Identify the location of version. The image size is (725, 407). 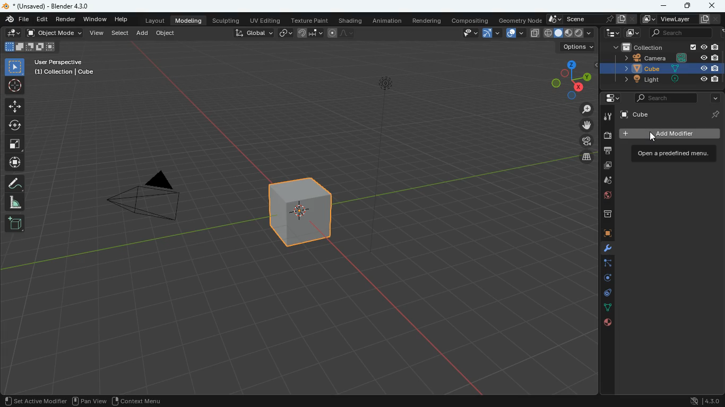
(706, 401).